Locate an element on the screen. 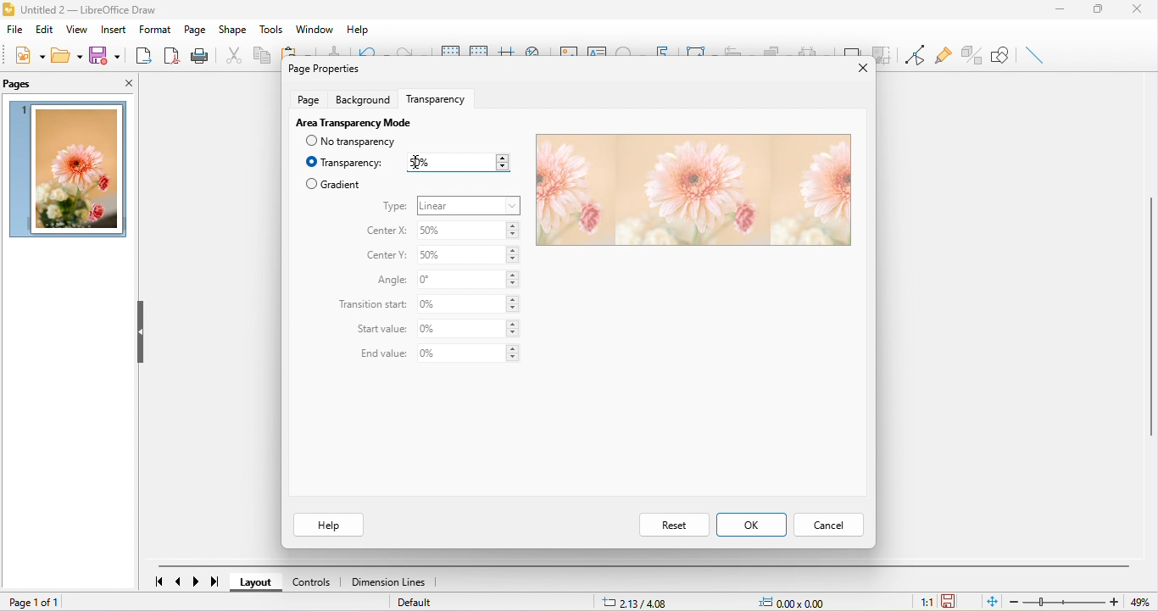 This screenshot has height=612, width=1158. page 1 of 1 is located at coordinates (67, 604).